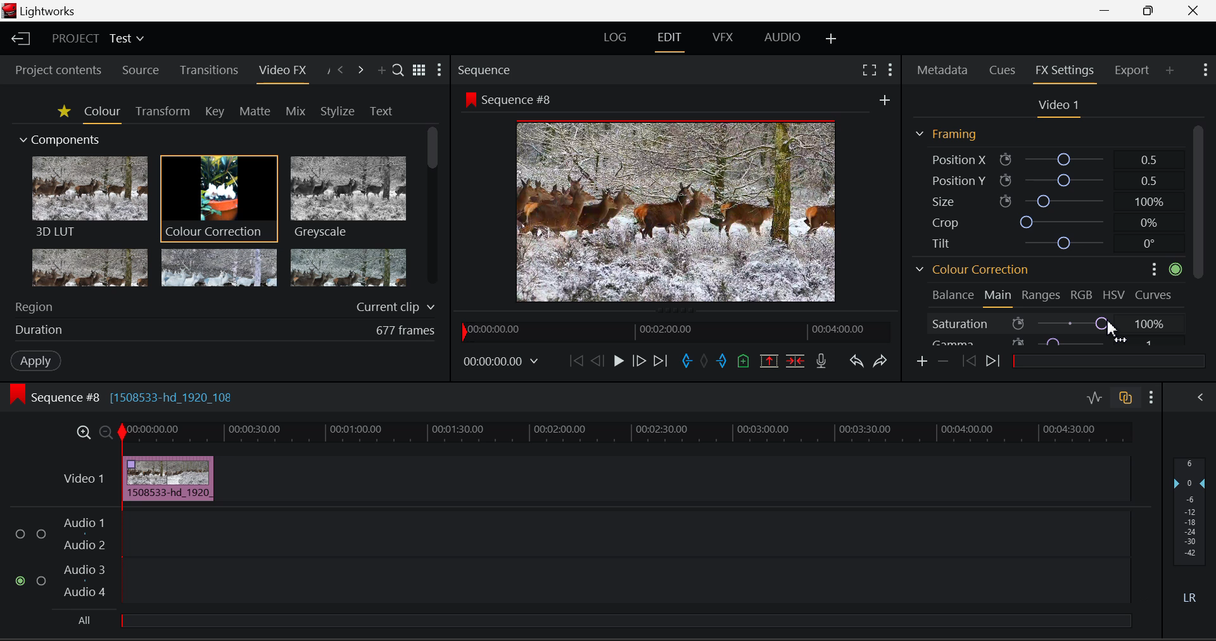 This screenshot has height=641, width=1216. Describe the element at coordinates (1045, 242) in the screenshot. I see `Tilt` at that location.